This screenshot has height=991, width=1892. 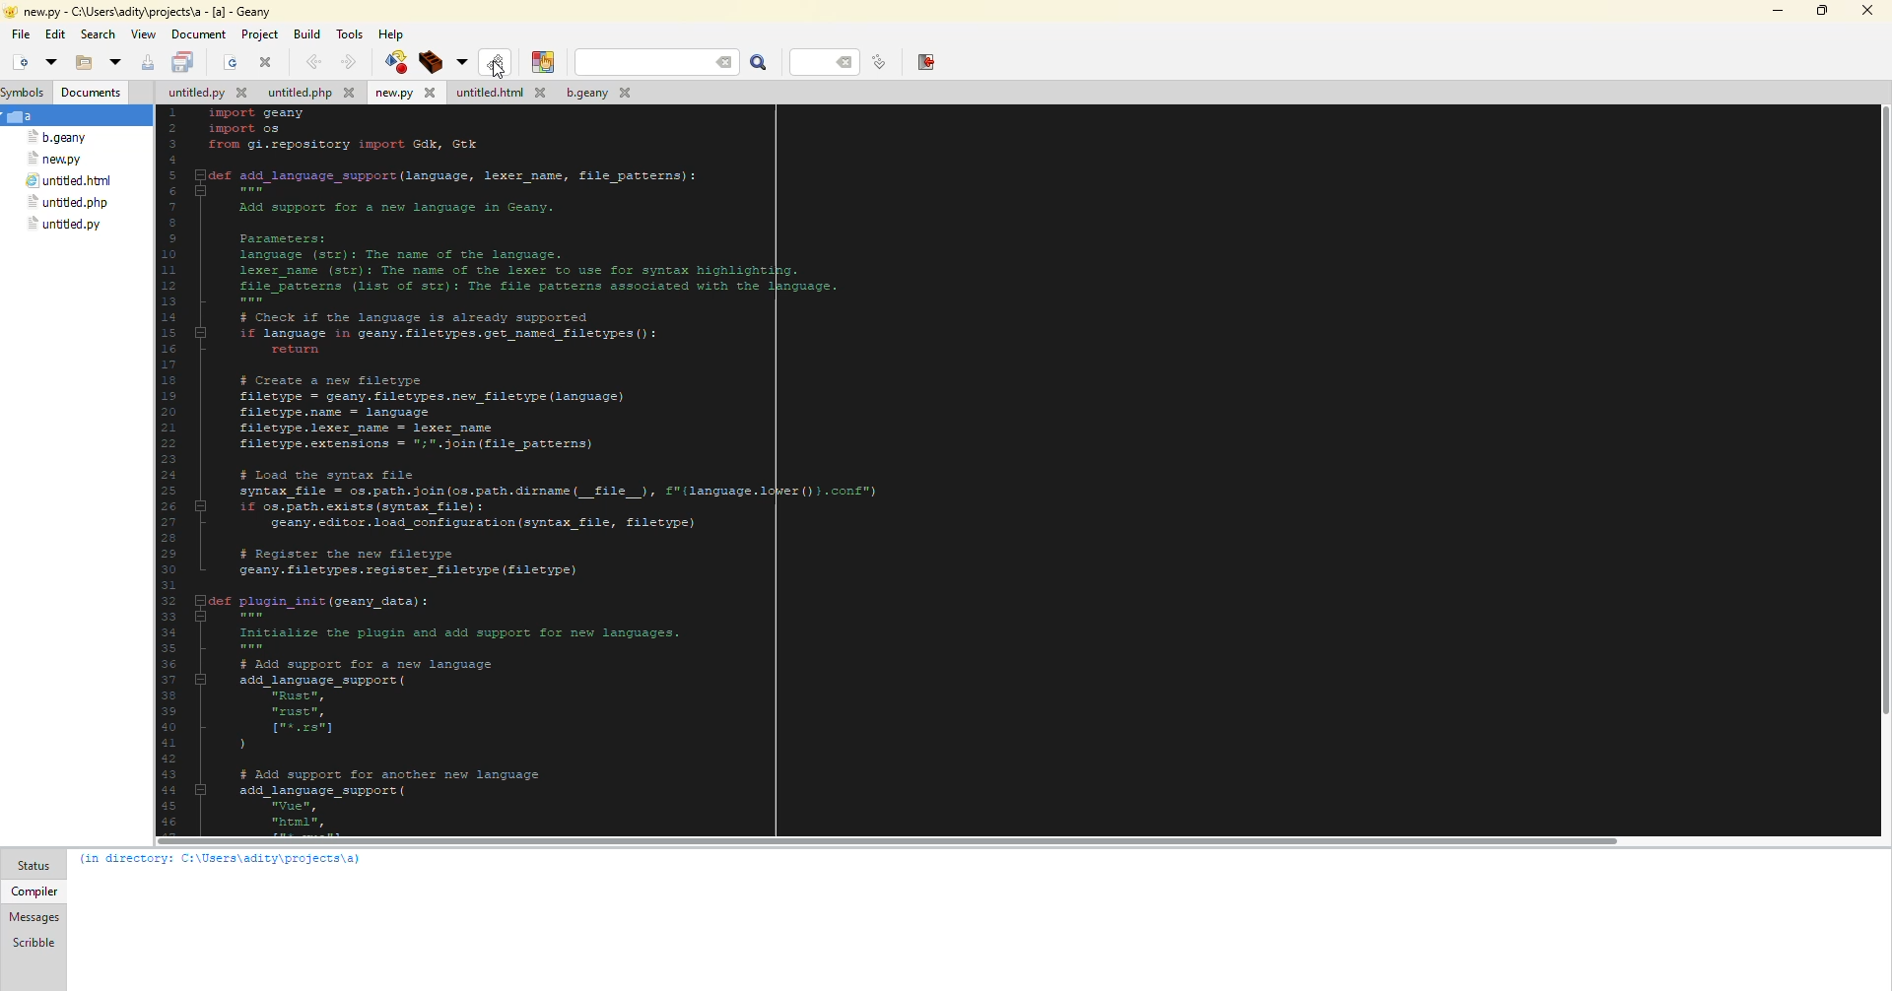 I want to click on project, so click(x=260, y=34).